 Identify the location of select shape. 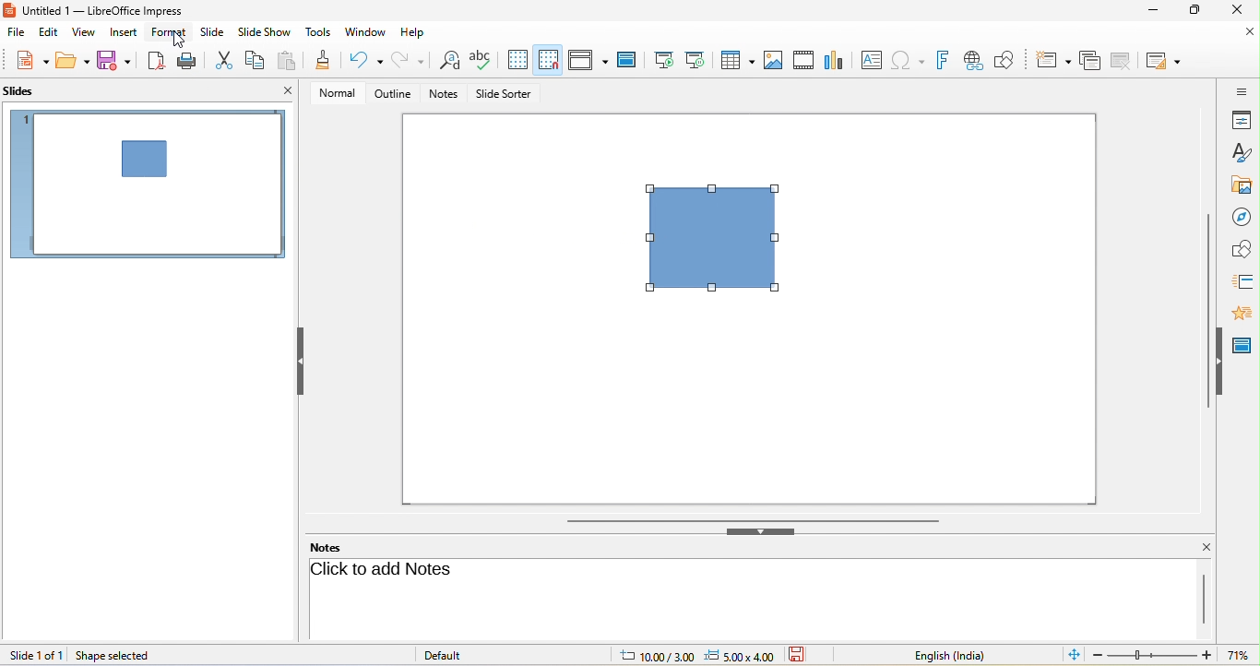
(721, 248).